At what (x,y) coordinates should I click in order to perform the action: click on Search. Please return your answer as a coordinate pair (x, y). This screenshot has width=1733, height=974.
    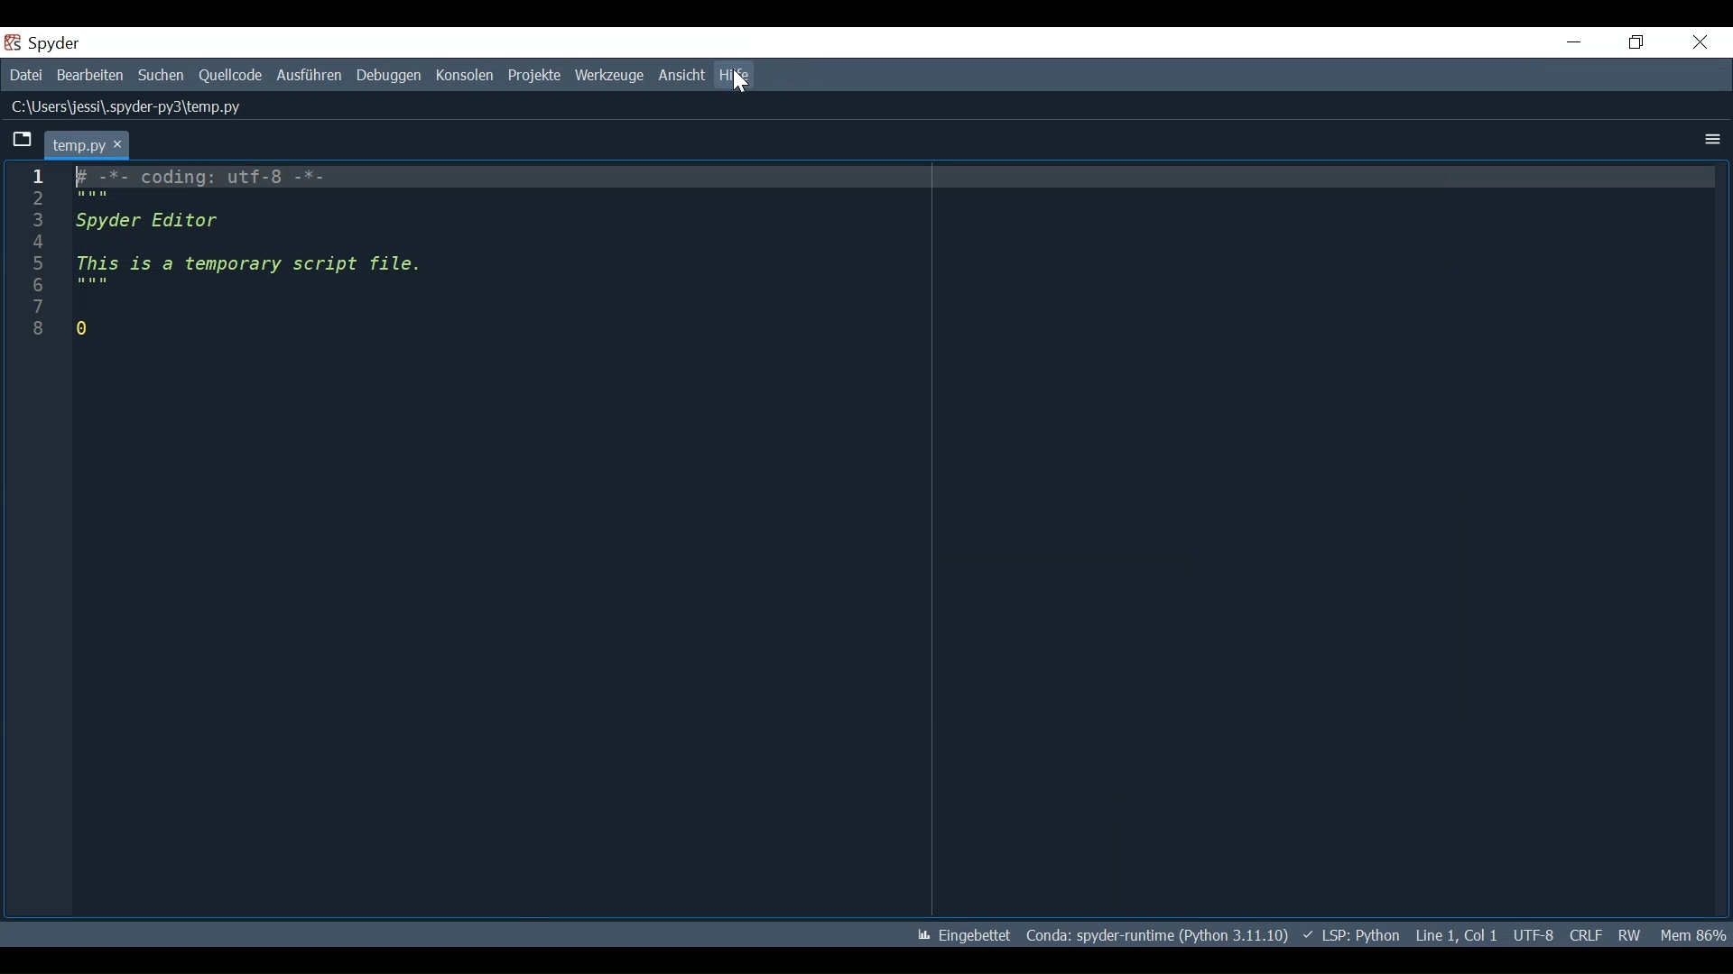
    Looking at the image, I should click on (161, 76).